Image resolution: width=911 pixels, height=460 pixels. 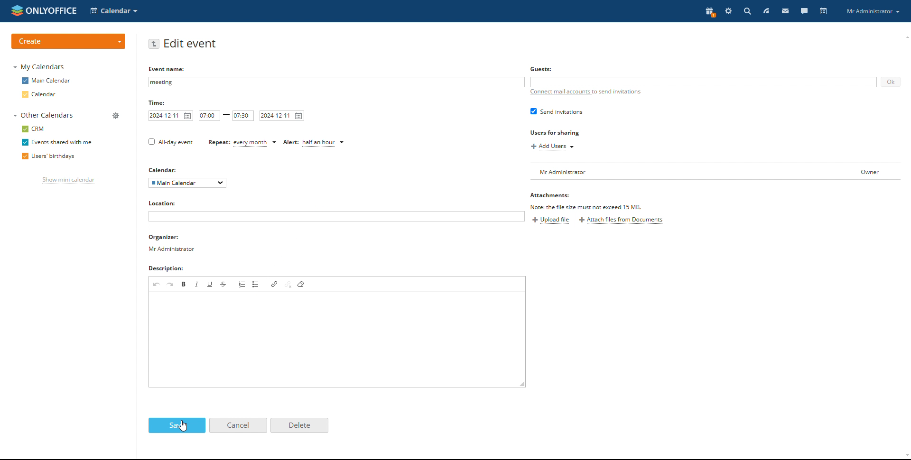 I want to click on my calendars, so click(x=39, y=67).